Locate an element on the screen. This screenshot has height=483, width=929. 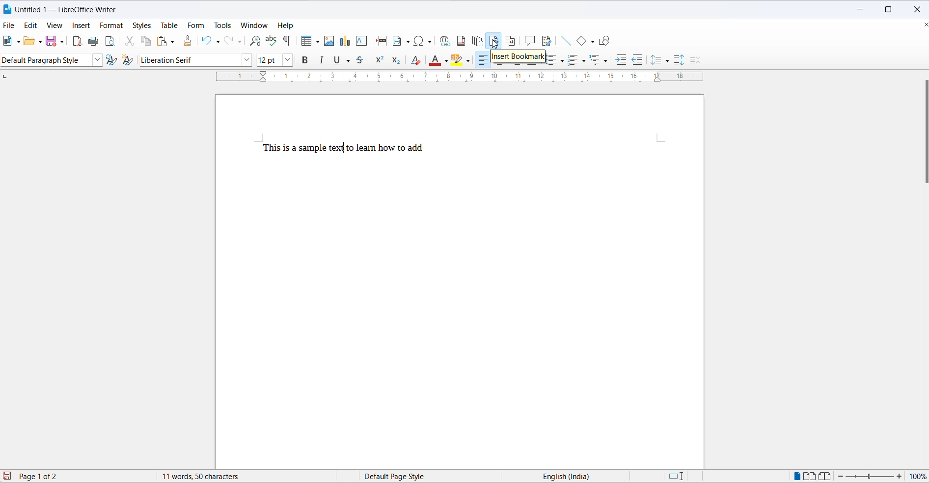
track changes is located at coordinates (547, 42).